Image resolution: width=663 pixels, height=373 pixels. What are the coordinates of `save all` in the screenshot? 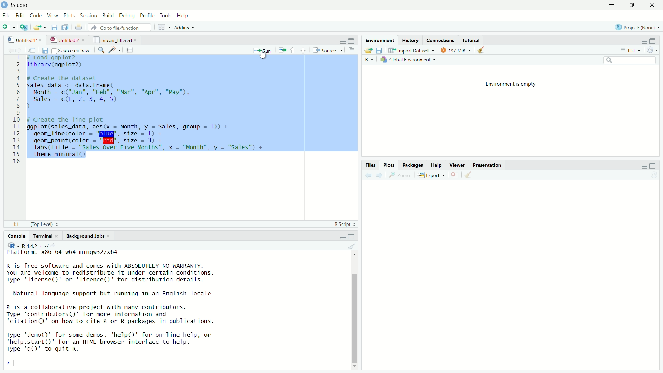 It's located at (65, 27).